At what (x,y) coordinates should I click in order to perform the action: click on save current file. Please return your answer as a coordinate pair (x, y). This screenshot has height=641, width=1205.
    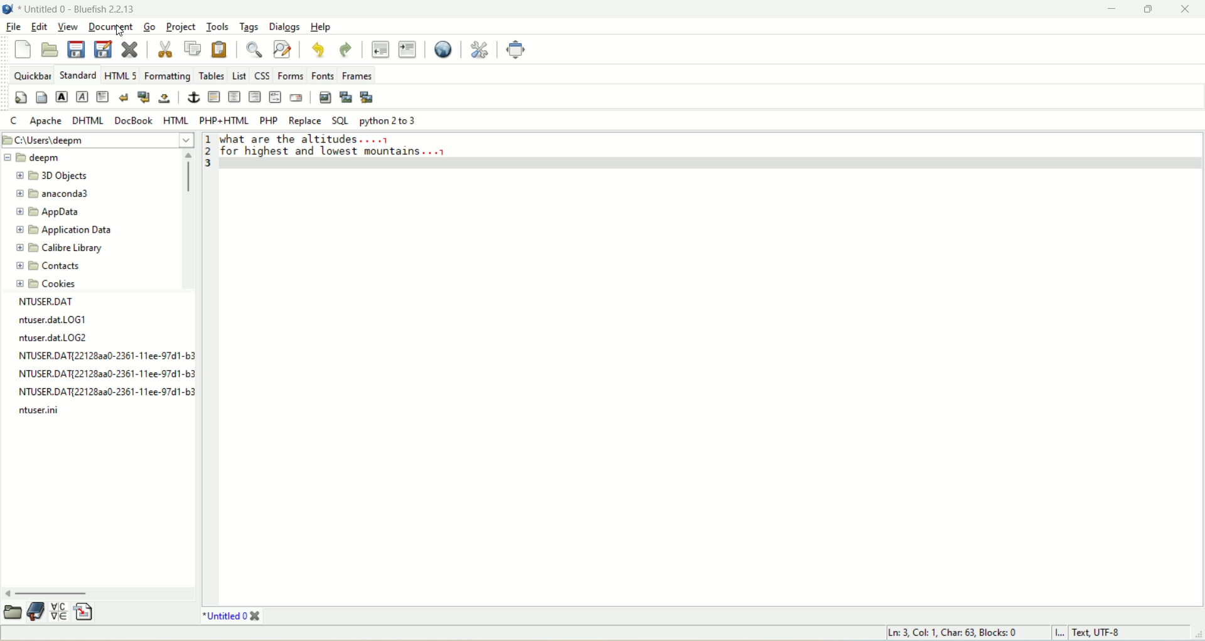
    Looking at the image, I should click on (78, 49).